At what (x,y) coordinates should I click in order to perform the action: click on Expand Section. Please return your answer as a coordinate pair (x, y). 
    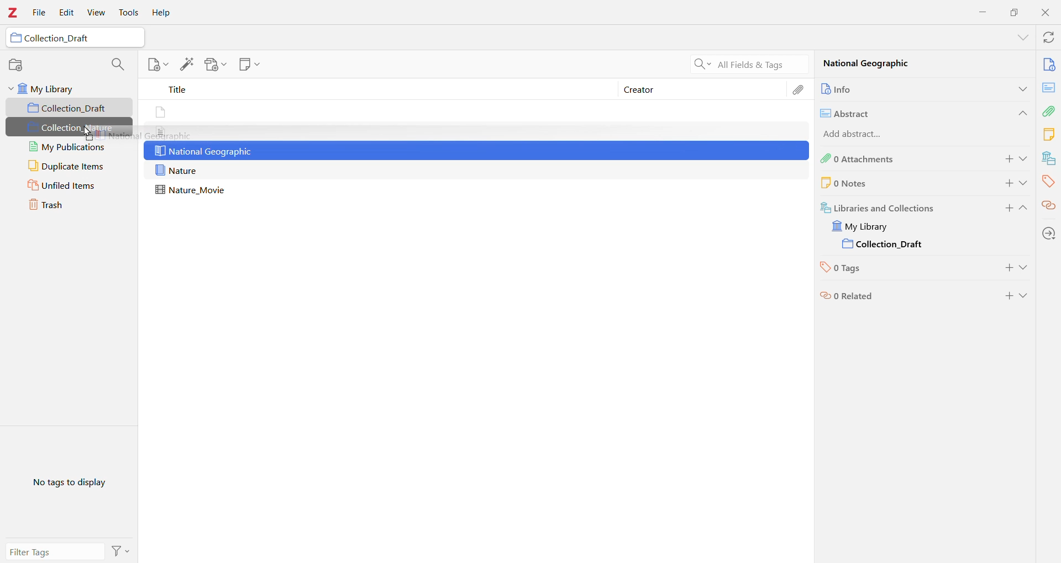
    Looking at the image, I should click on (1021, 88).